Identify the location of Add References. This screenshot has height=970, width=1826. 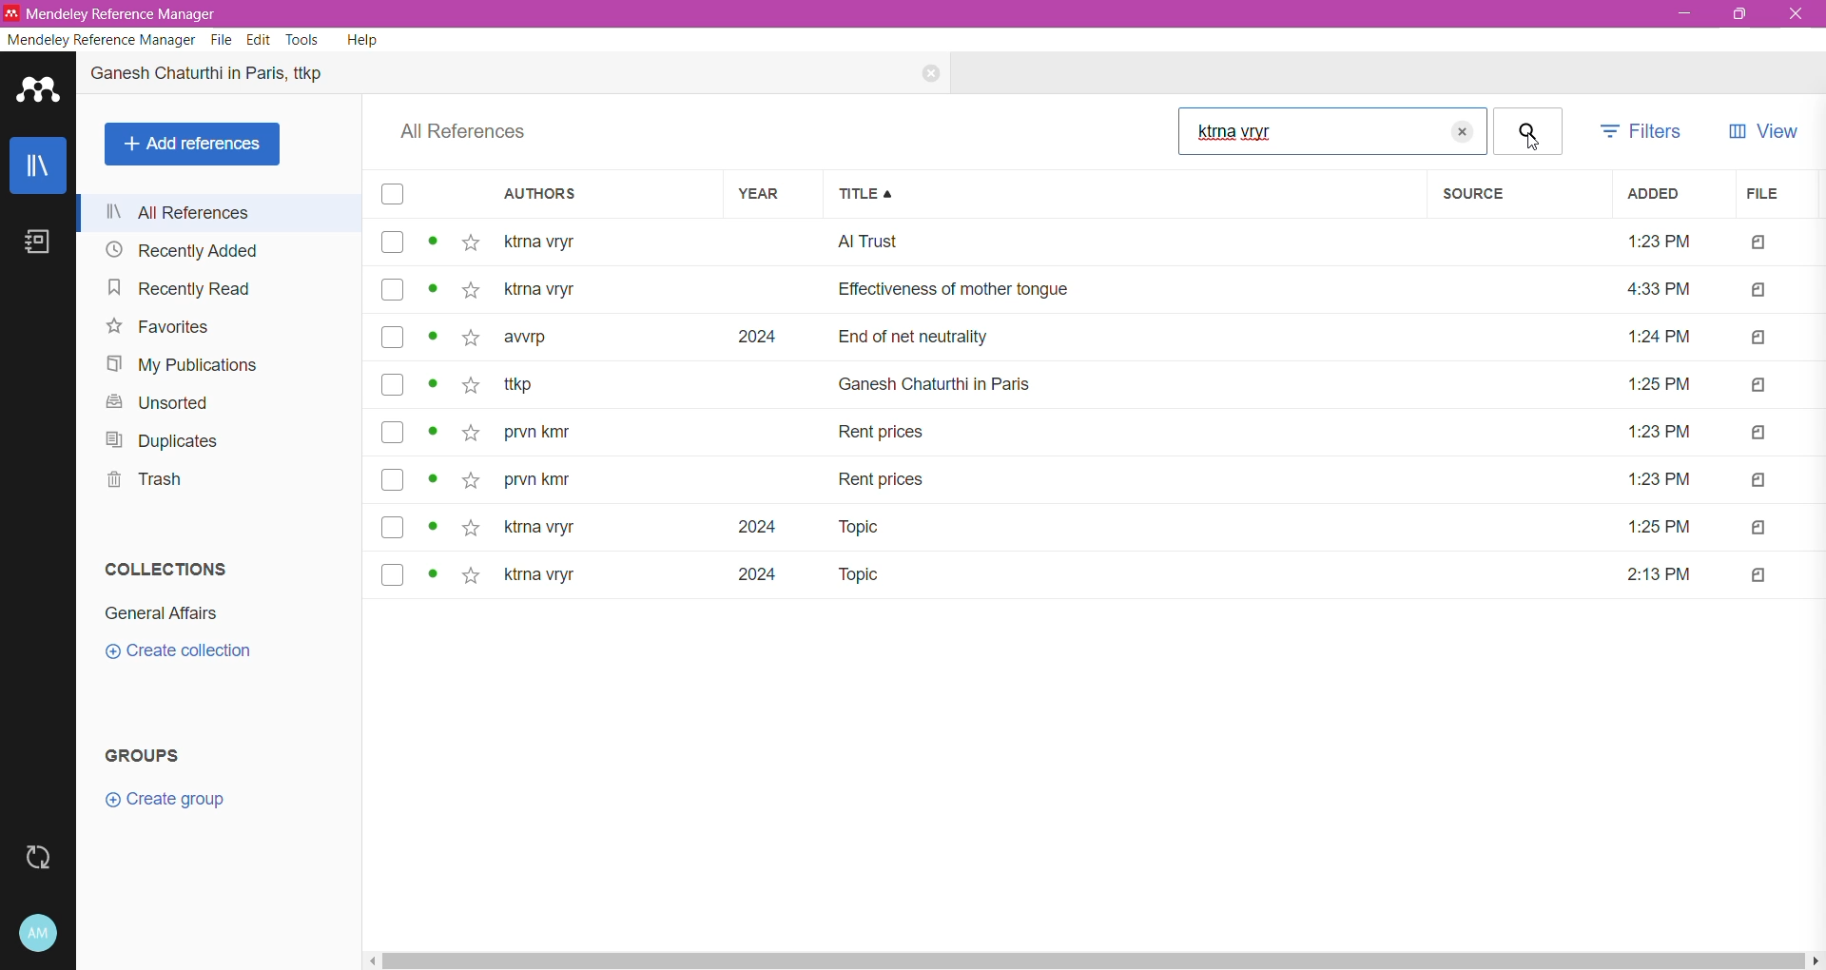
(192, 145).